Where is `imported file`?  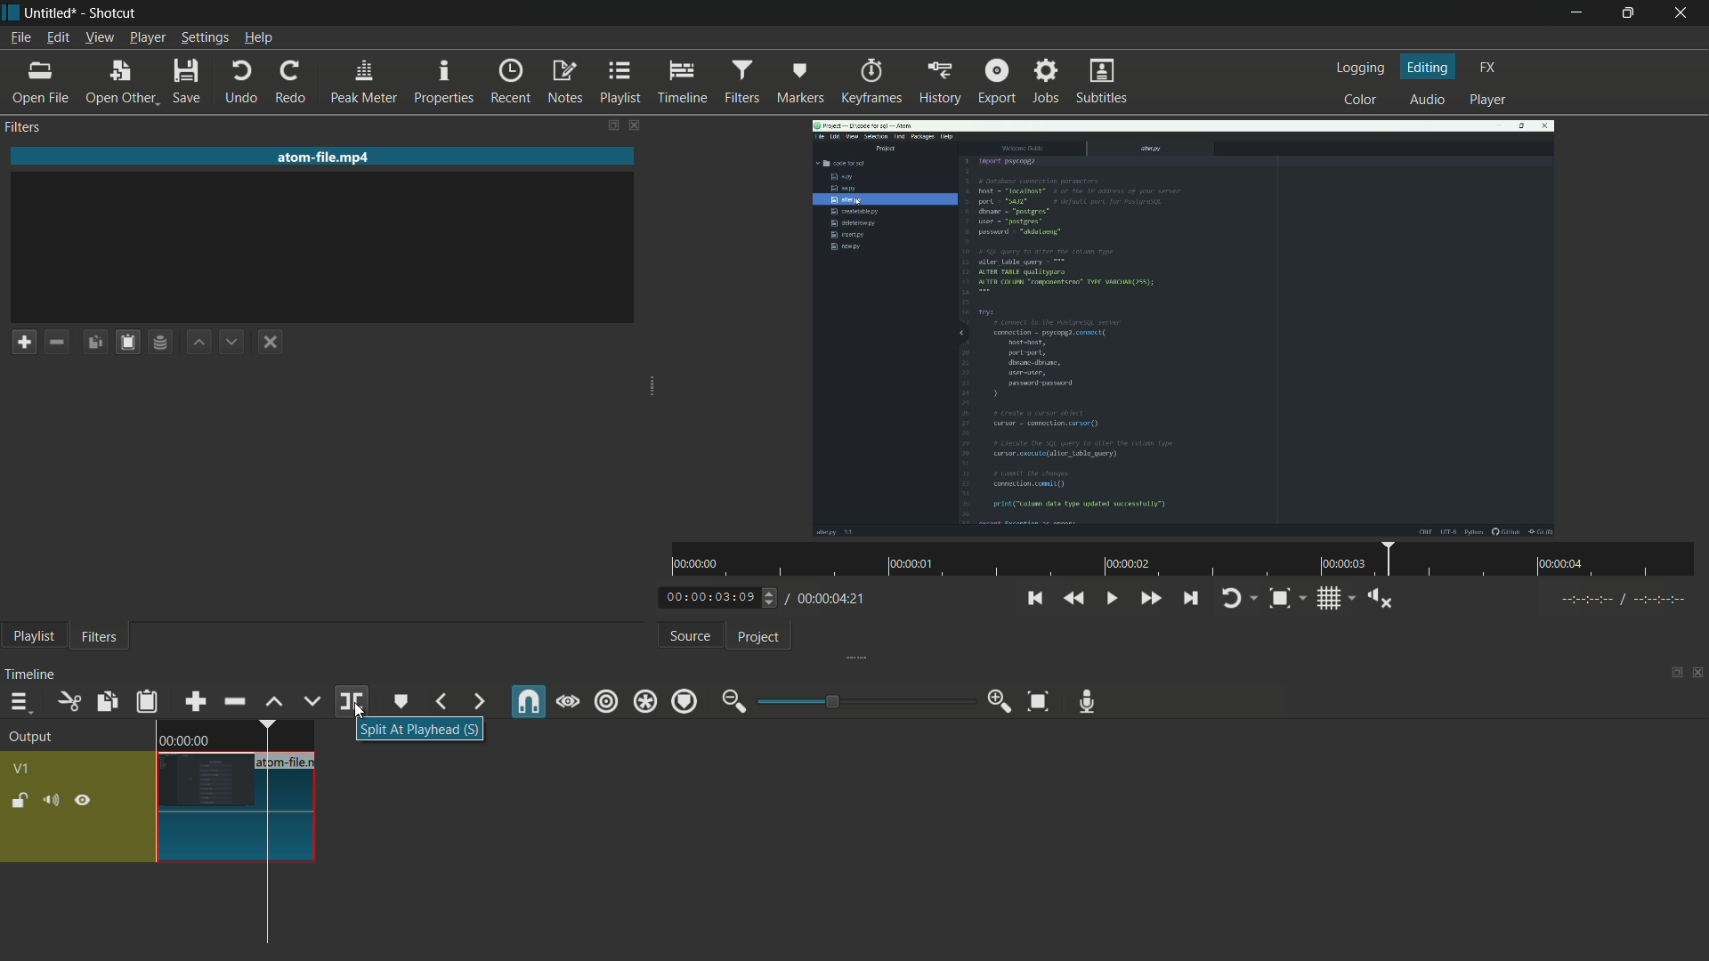 imported file is located at coordinates (1185, 327).